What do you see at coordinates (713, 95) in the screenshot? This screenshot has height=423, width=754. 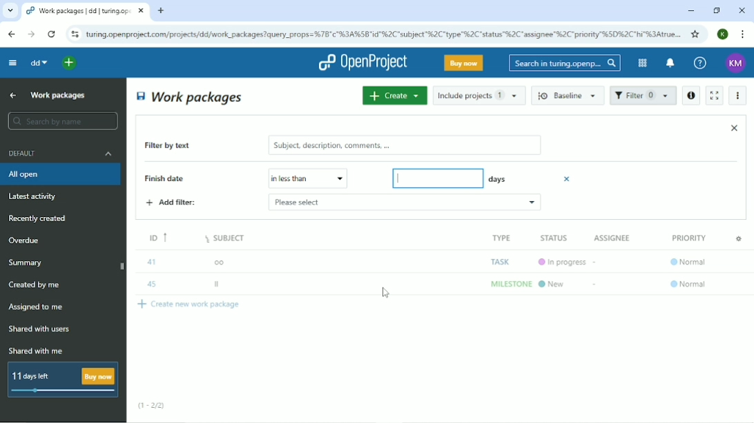 I see `Activate zen mode` at bounding box center [713, 95].